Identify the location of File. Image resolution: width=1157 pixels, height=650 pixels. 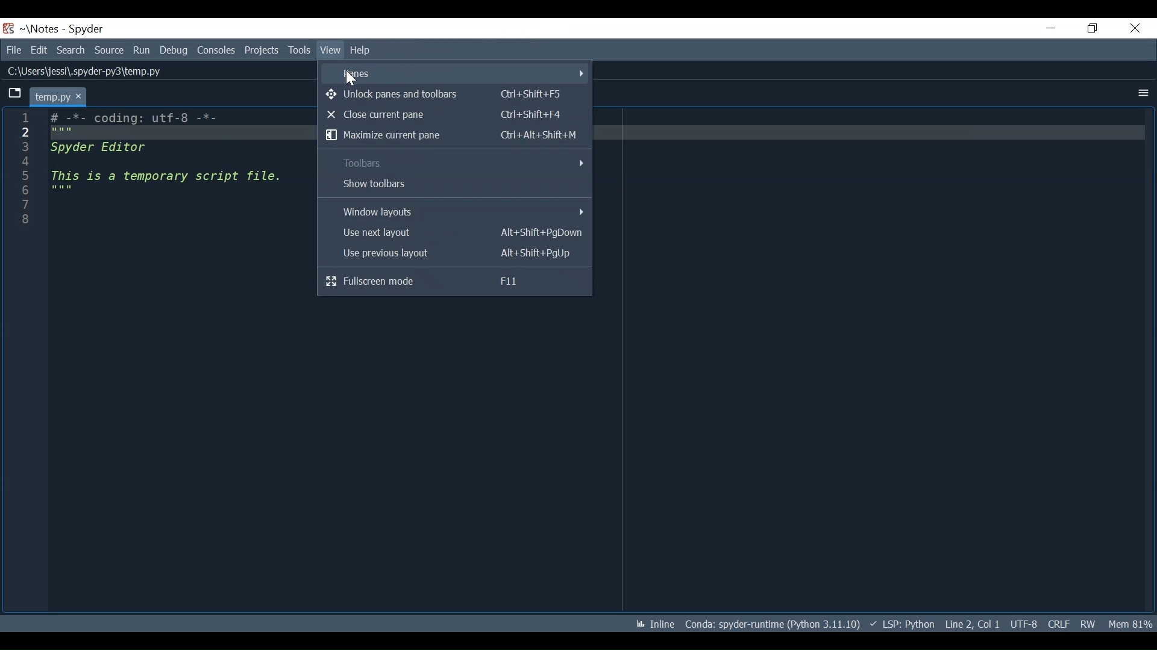
(13, 50).